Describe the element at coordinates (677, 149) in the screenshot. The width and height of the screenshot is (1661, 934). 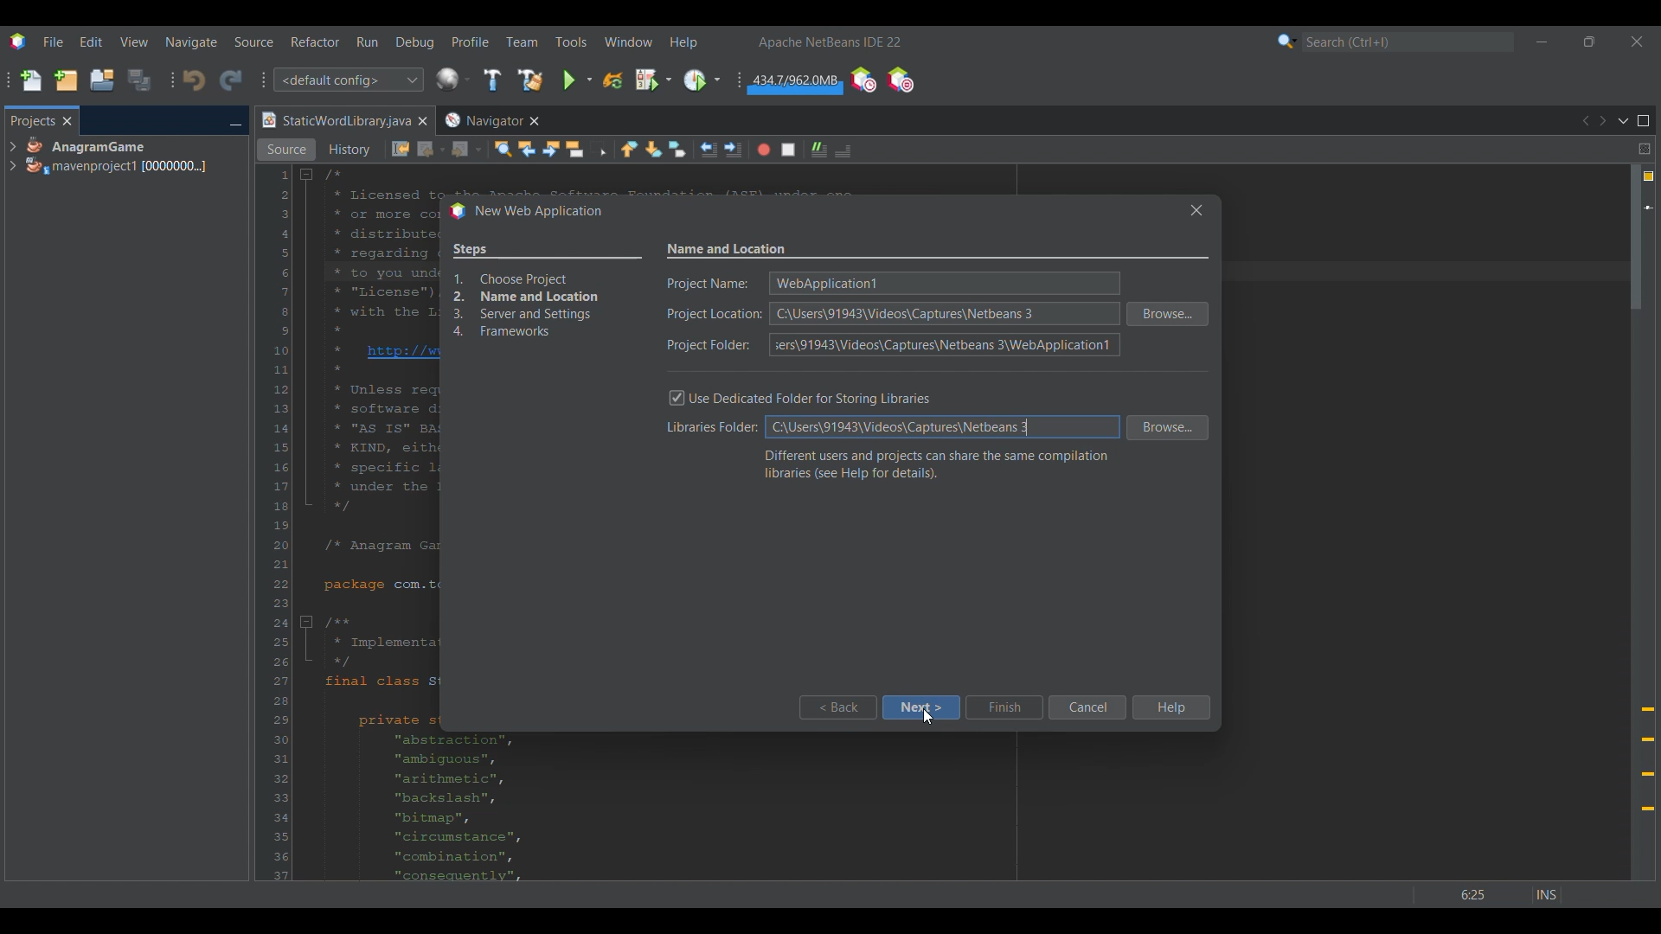
I see `Toggle bookmarks` at that location.